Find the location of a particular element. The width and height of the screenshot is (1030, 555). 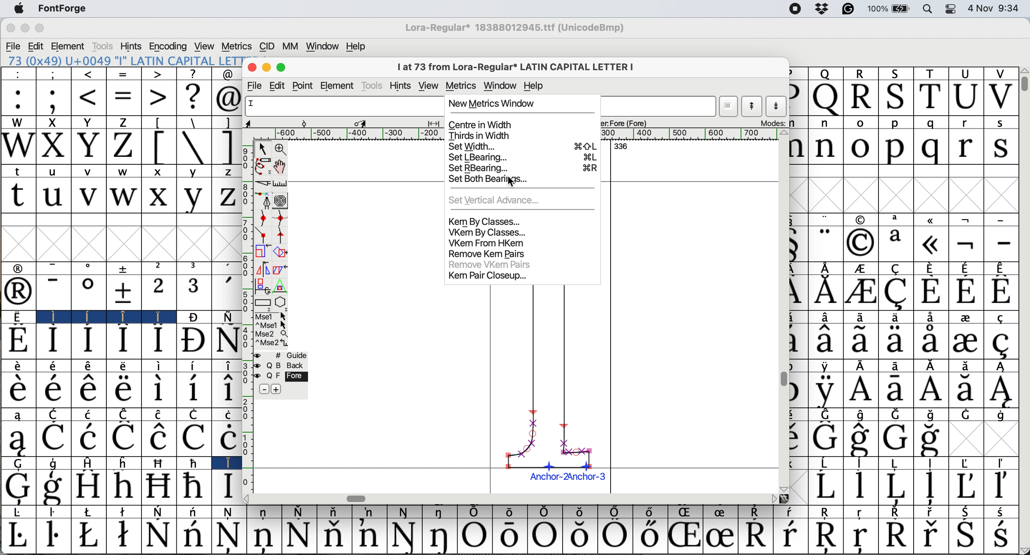

close is located at coordinates (252, 68).